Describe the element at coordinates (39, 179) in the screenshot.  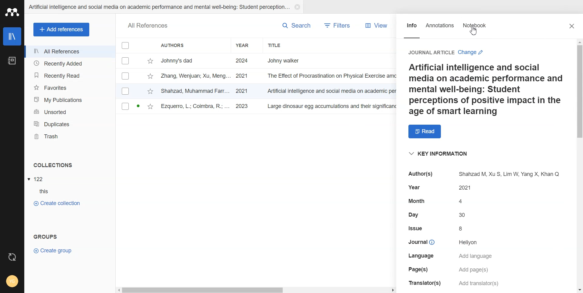
I see `122` at that location.